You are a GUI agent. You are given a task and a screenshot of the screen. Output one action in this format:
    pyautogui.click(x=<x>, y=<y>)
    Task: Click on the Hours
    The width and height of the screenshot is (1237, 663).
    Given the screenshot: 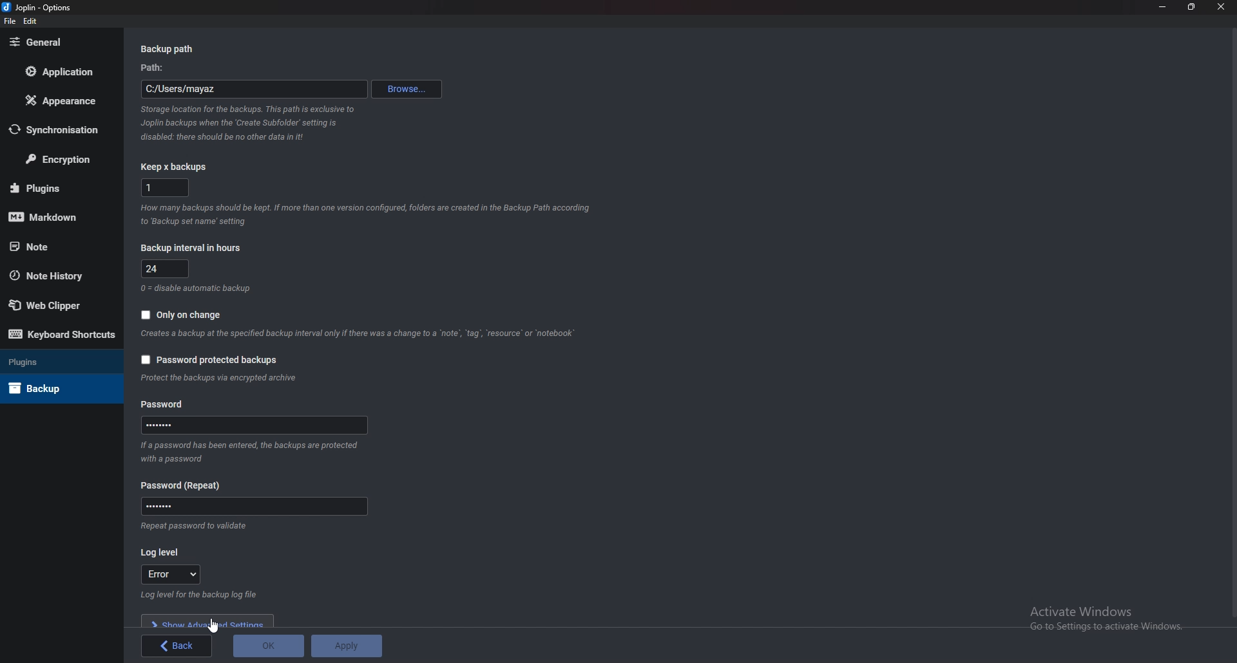 What is the action you would take?
    pyautogui.click(x=167, y=268)
    